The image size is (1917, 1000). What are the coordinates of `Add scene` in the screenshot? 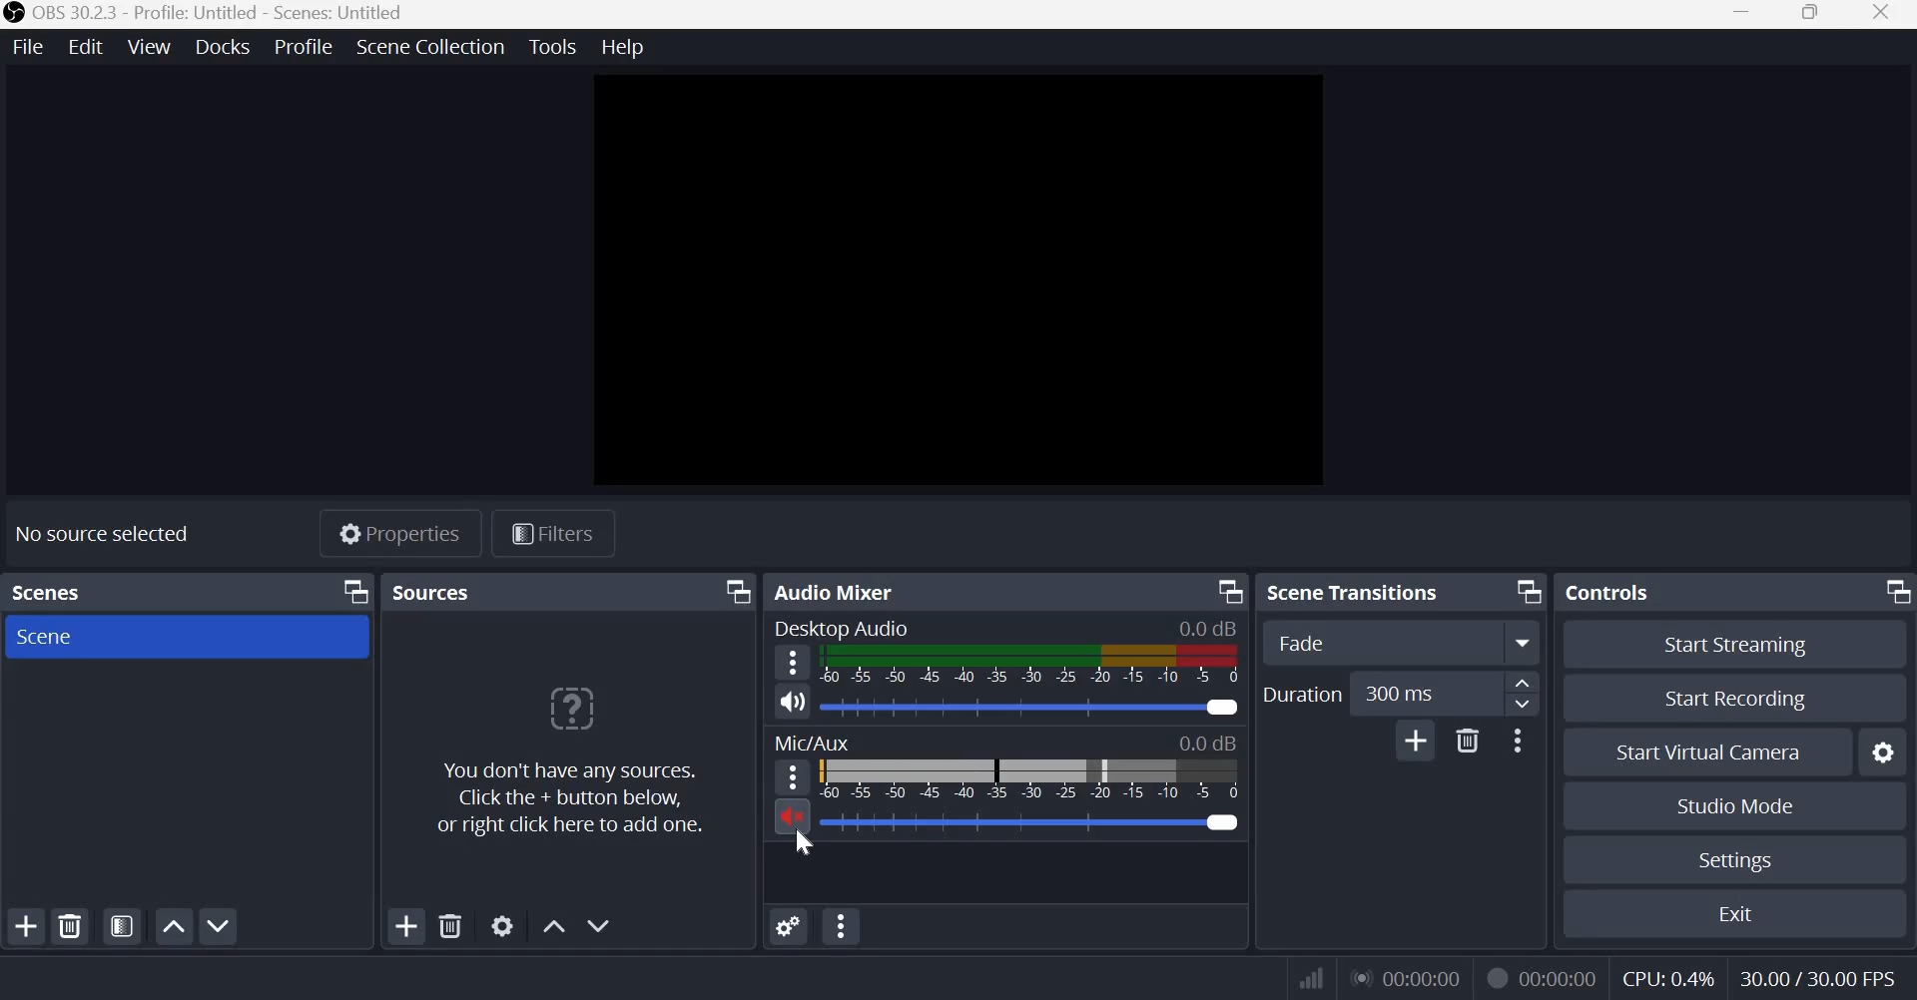 It's located at (25, 926).